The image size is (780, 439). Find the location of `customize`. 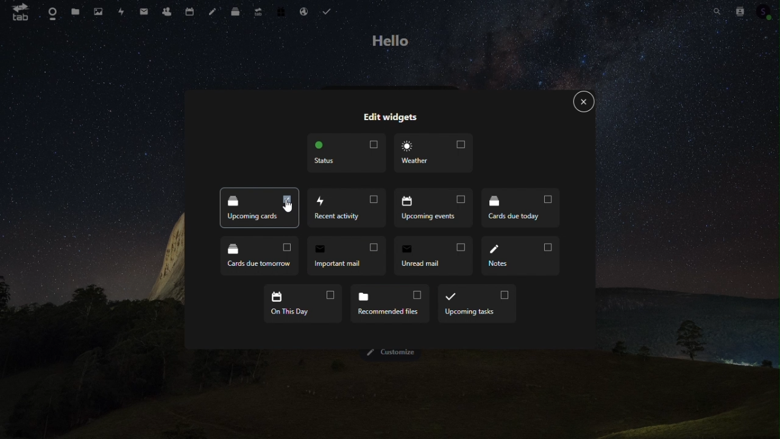

customize is located at coordinates (395, 352).